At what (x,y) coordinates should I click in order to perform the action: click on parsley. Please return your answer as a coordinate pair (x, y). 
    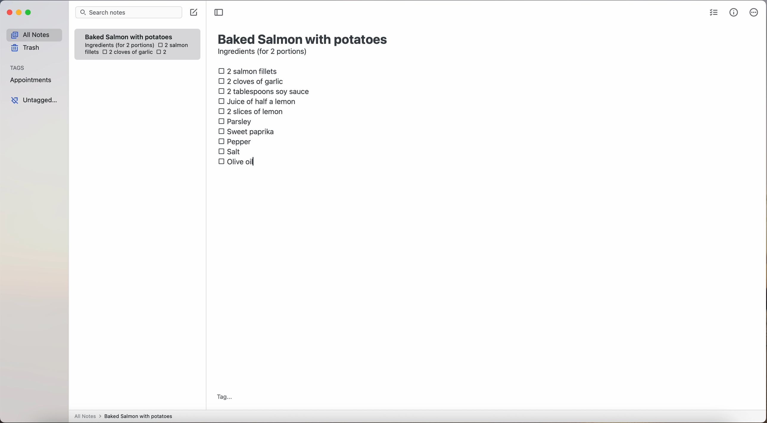
    Looking at the image, I should click on (235, 121).